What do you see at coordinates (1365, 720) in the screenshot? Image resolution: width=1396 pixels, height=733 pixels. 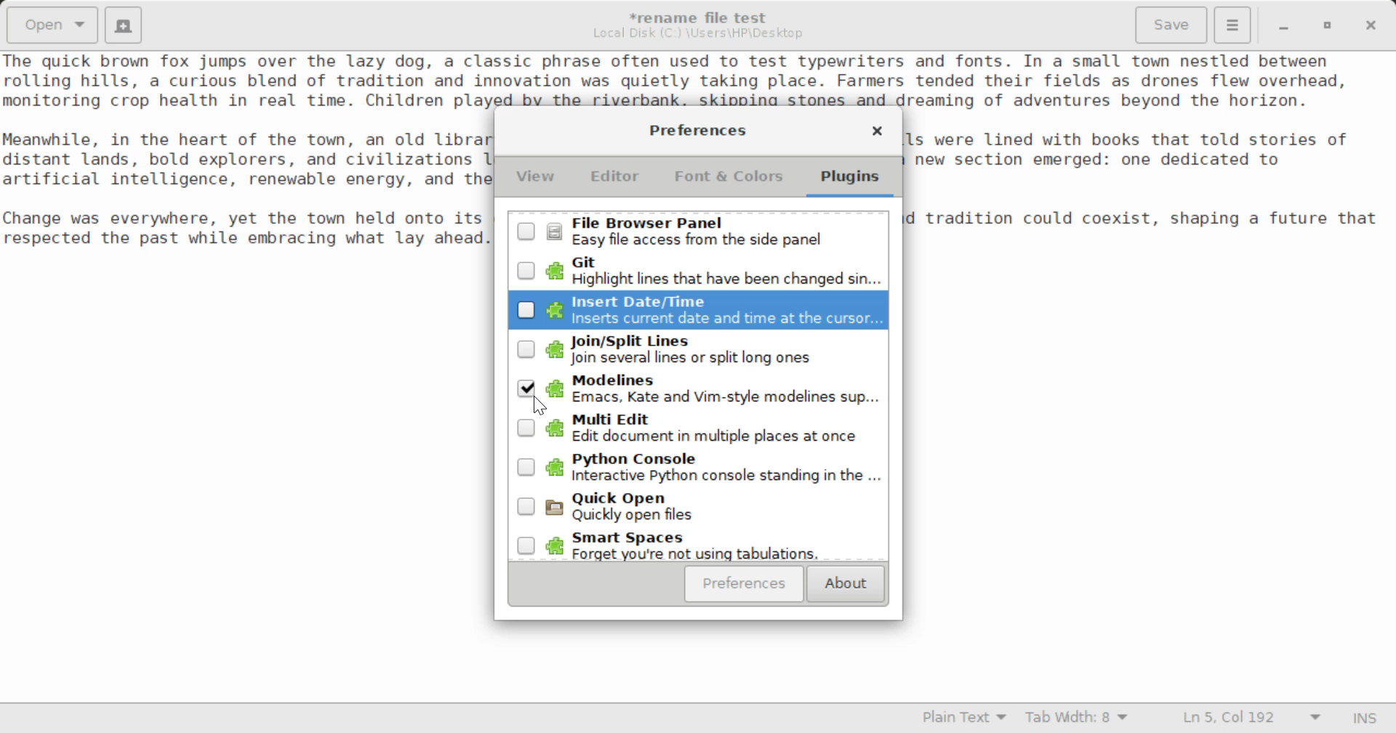 I see `Input Mode` at bounding box center [1365, 720].